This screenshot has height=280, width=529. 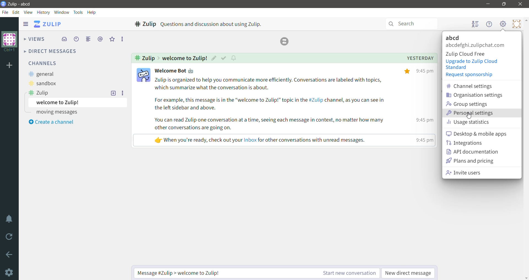 What do you see at coordinates (175, 71) in the screenshot?
I see `(321 Welcome Bot ¢y` at bounding box center [175, 71].